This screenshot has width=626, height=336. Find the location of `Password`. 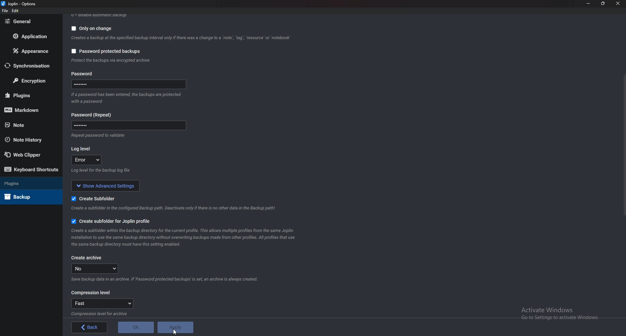

Password is located at coordinates (128, 85).